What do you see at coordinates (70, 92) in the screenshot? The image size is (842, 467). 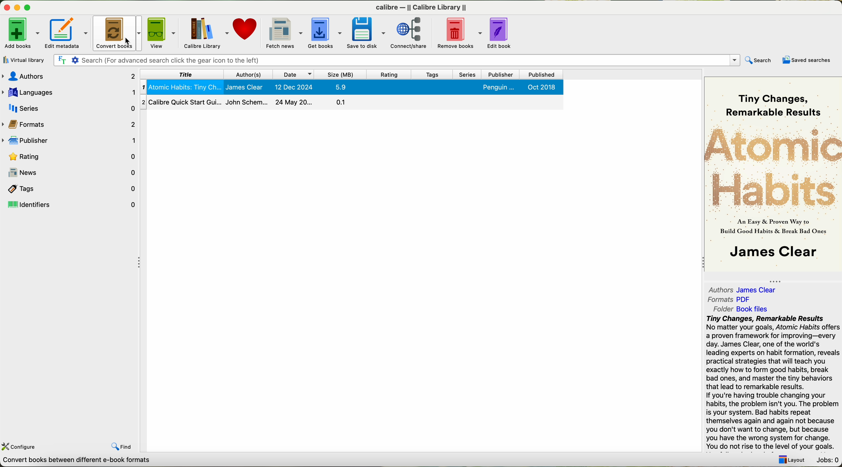 I see `languages` at bounding box center [70, 92].